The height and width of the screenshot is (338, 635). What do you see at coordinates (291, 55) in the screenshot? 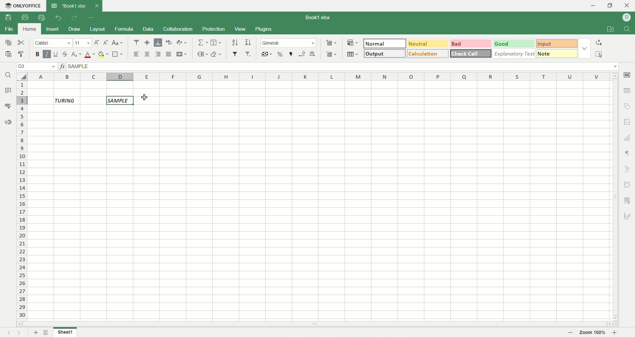
I see `comma style` at bounding box center [291, 55].